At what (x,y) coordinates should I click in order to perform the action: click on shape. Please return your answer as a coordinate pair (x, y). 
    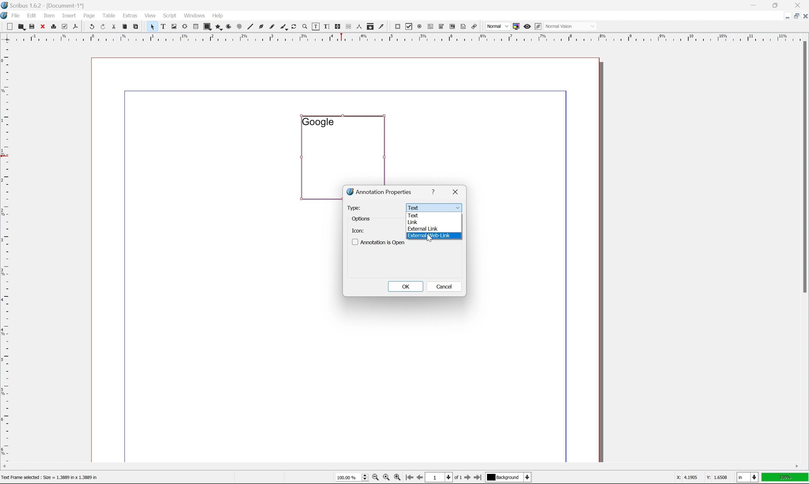
    Looking at the image, I should click on (208, 27).